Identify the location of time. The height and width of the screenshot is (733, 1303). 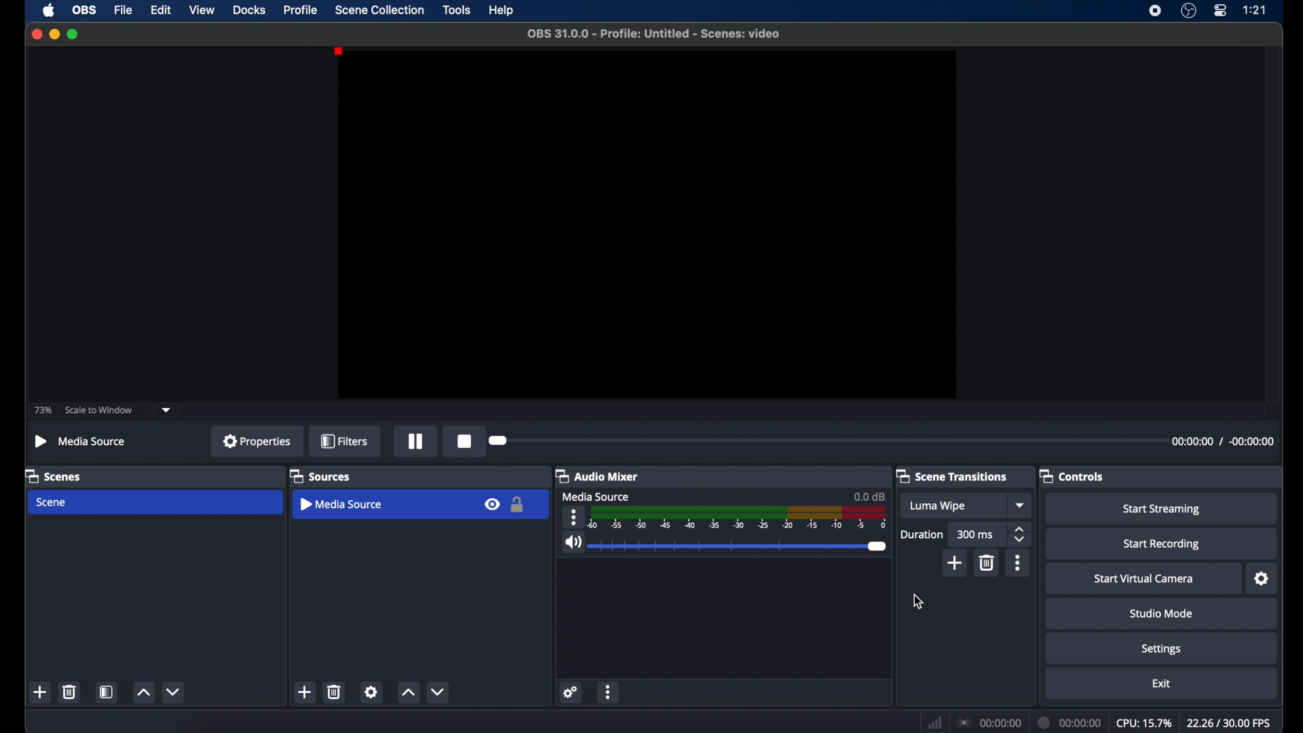
(1254, 10).